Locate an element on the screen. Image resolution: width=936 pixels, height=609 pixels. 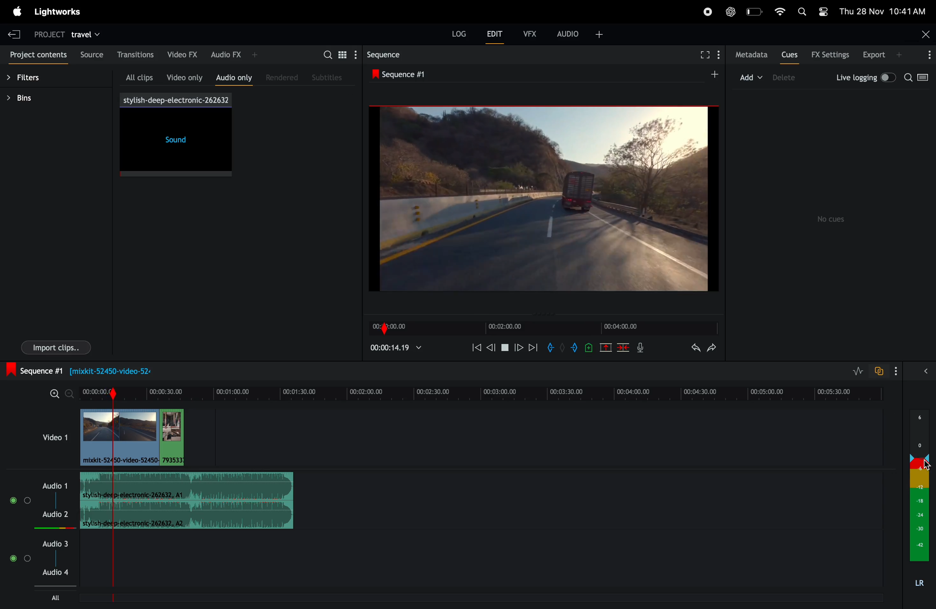
battery is located at coordinates (755, 11).